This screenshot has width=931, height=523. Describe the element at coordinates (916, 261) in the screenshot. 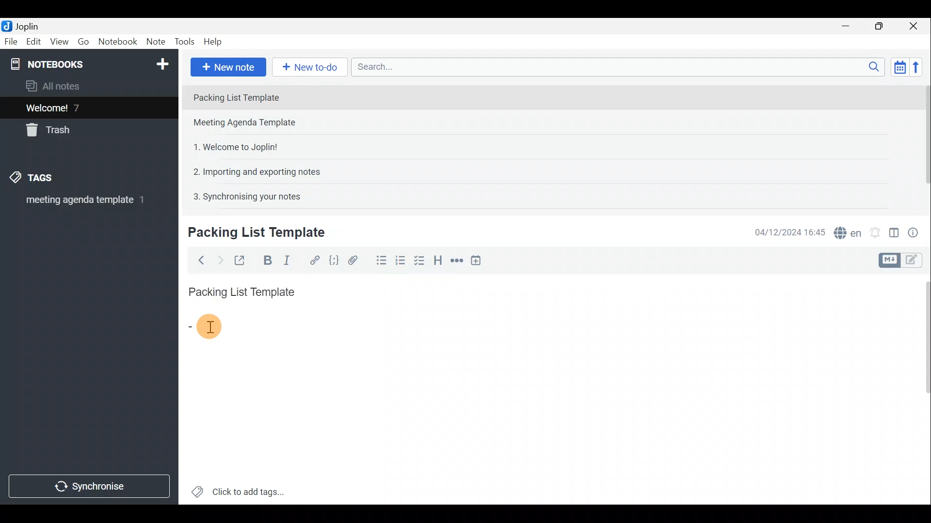

I see `Toggle editors` at that location.